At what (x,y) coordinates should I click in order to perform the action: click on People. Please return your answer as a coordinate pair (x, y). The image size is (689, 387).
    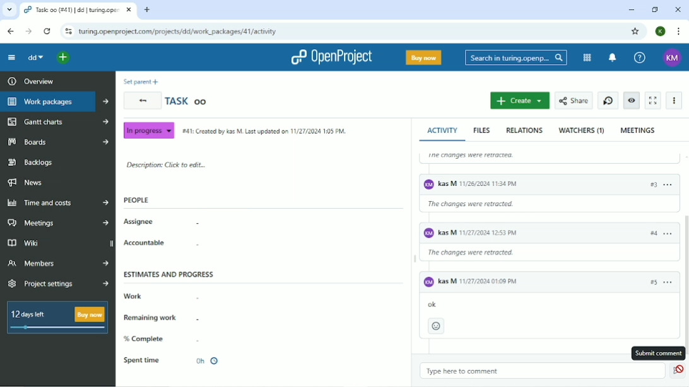
    Looking at the image, I should click on (136, 200).